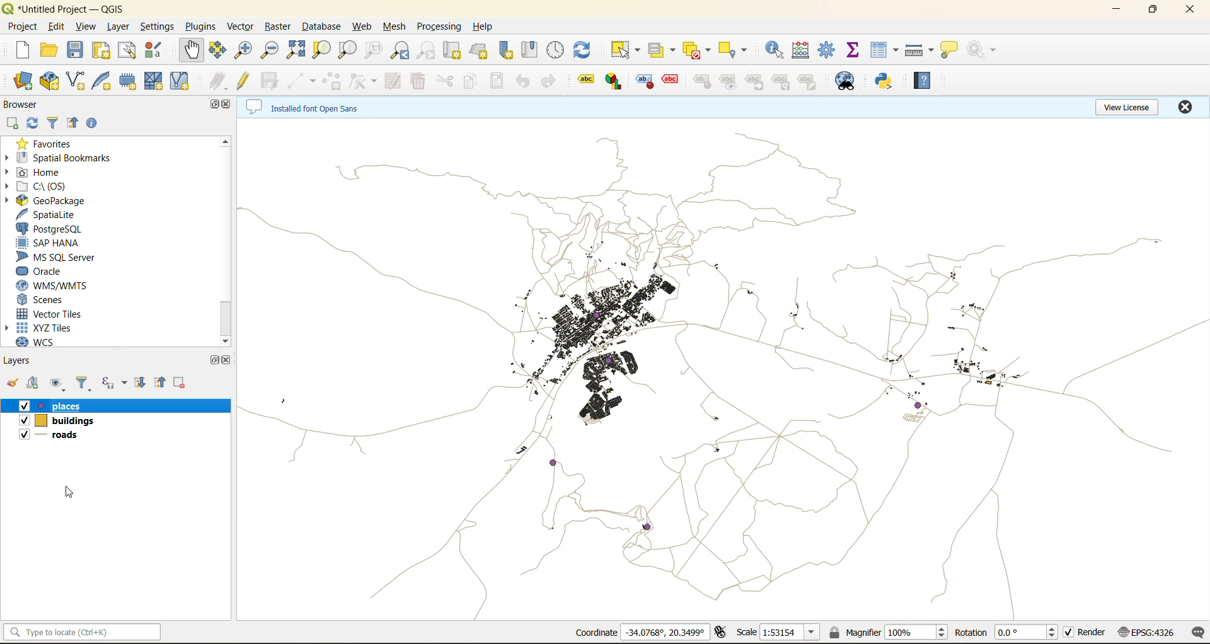 The image size is (1210, 644). Describe the element at coordinates (302, 82) in the screenshot. I see `digitize` at that location.